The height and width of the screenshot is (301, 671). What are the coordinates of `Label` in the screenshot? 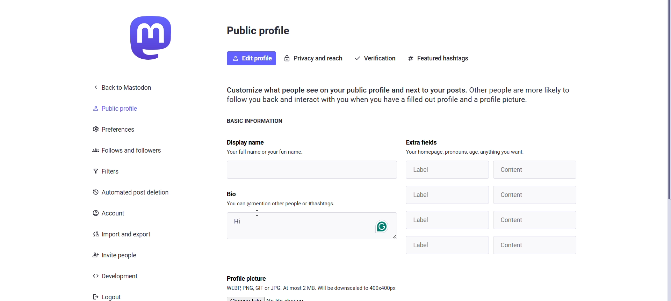 It's located at (447, 195).